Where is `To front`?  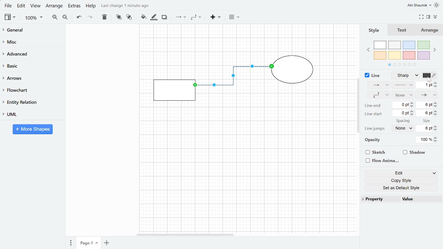 To front is located at coordinates (119, 17).